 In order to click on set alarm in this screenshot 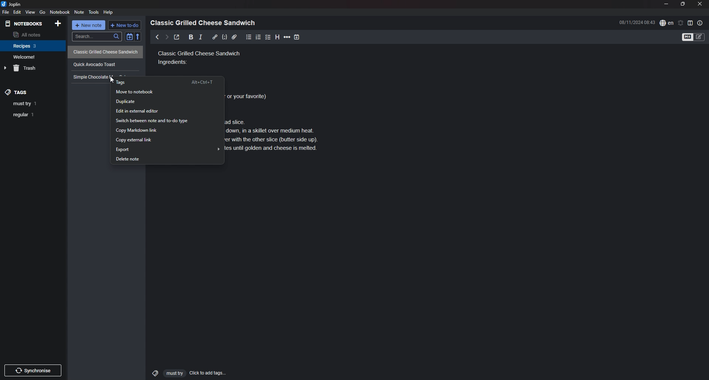, I will do `click(681, 23)`.